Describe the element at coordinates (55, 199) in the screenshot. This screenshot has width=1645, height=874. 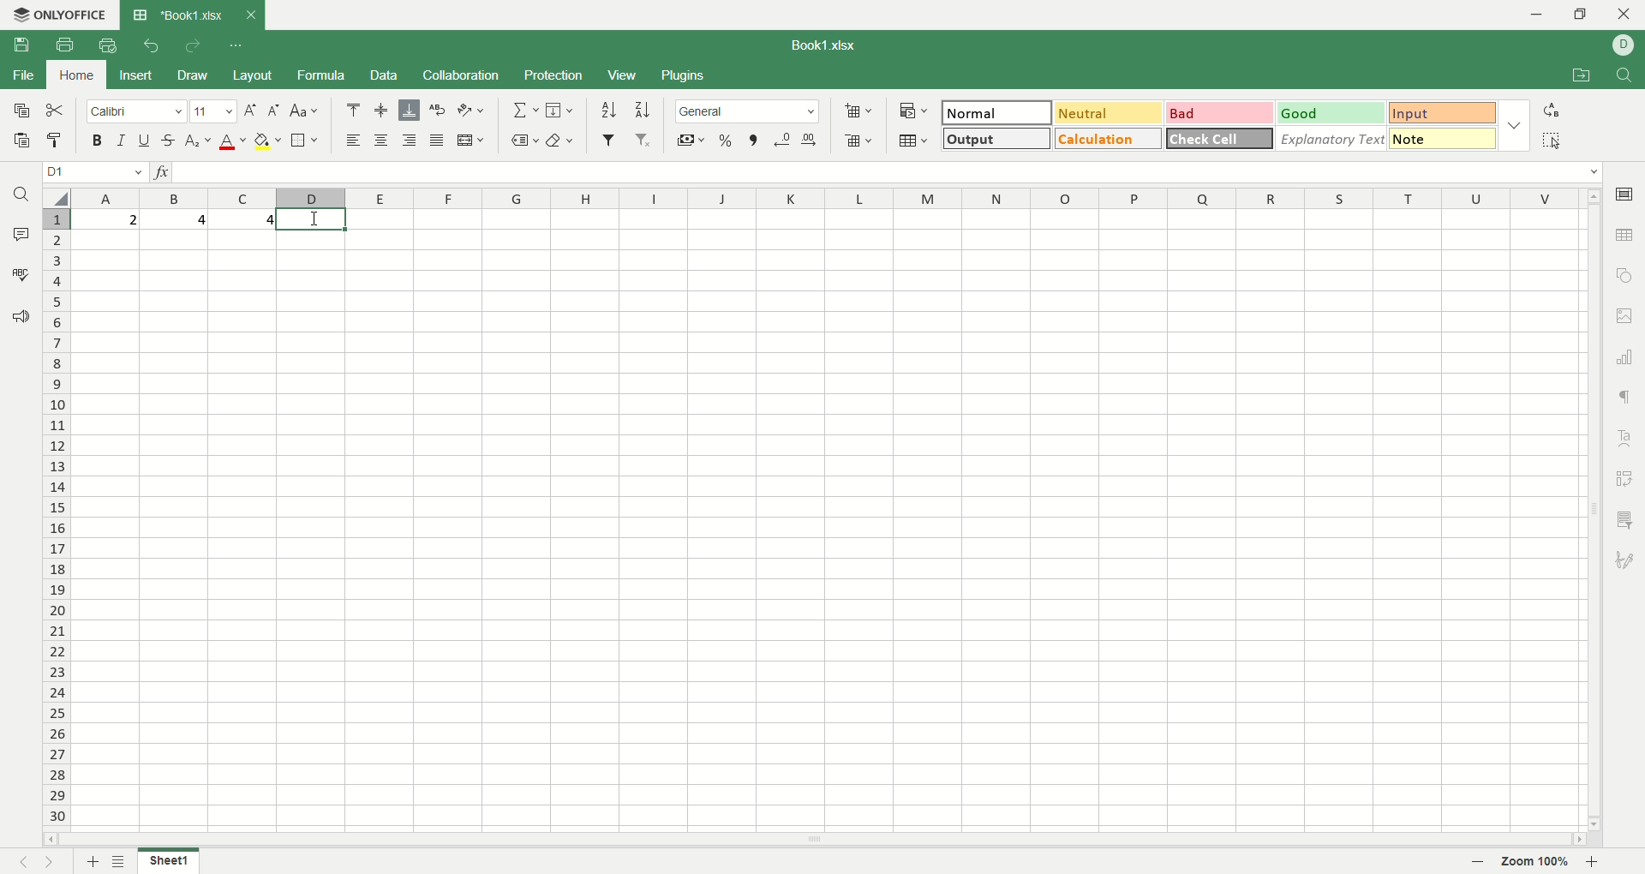
I see `select all` at that location.